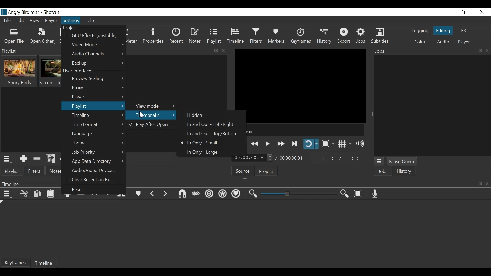 The height and width of the screenshot is (276, 491). Describe the element at coordinates (90, 21) in the screenshot. I see `Help` at that location.